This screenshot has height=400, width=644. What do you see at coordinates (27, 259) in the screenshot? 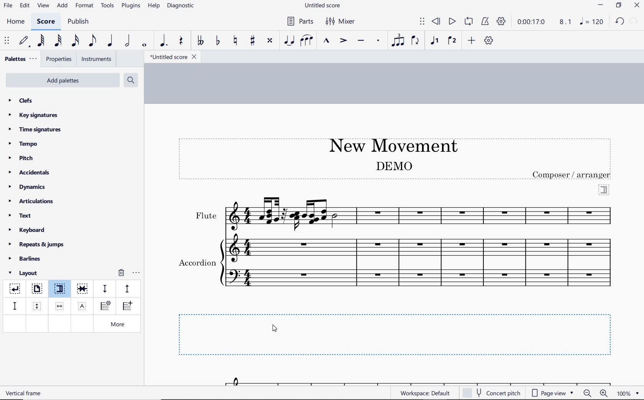
I see `barlines` at bounding box center [27, 259].